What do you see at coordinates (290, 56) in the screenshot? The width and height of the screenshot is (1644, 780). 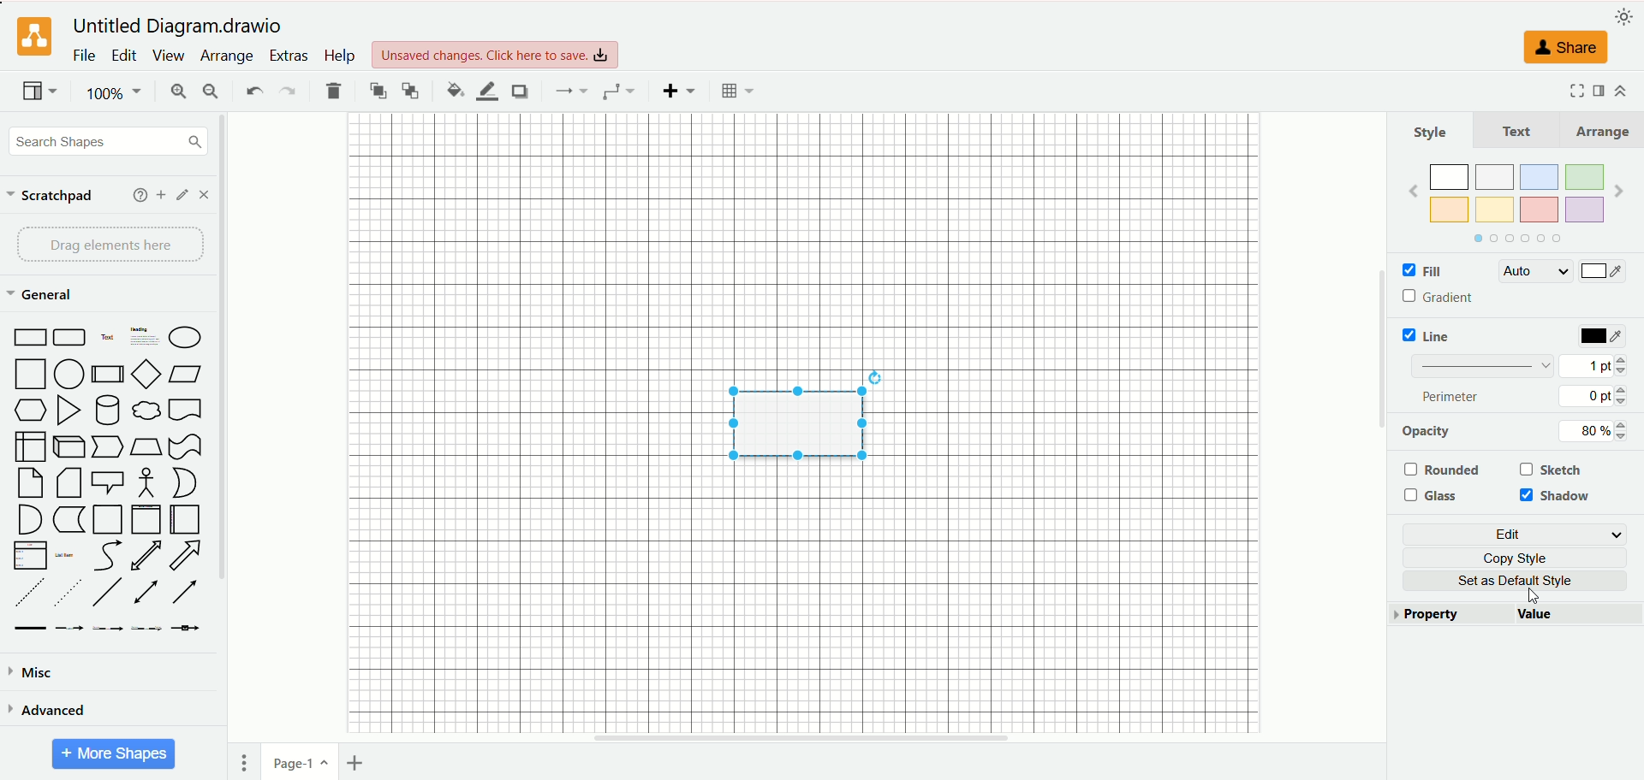 I see `extras` at bounding box center [290, 56].